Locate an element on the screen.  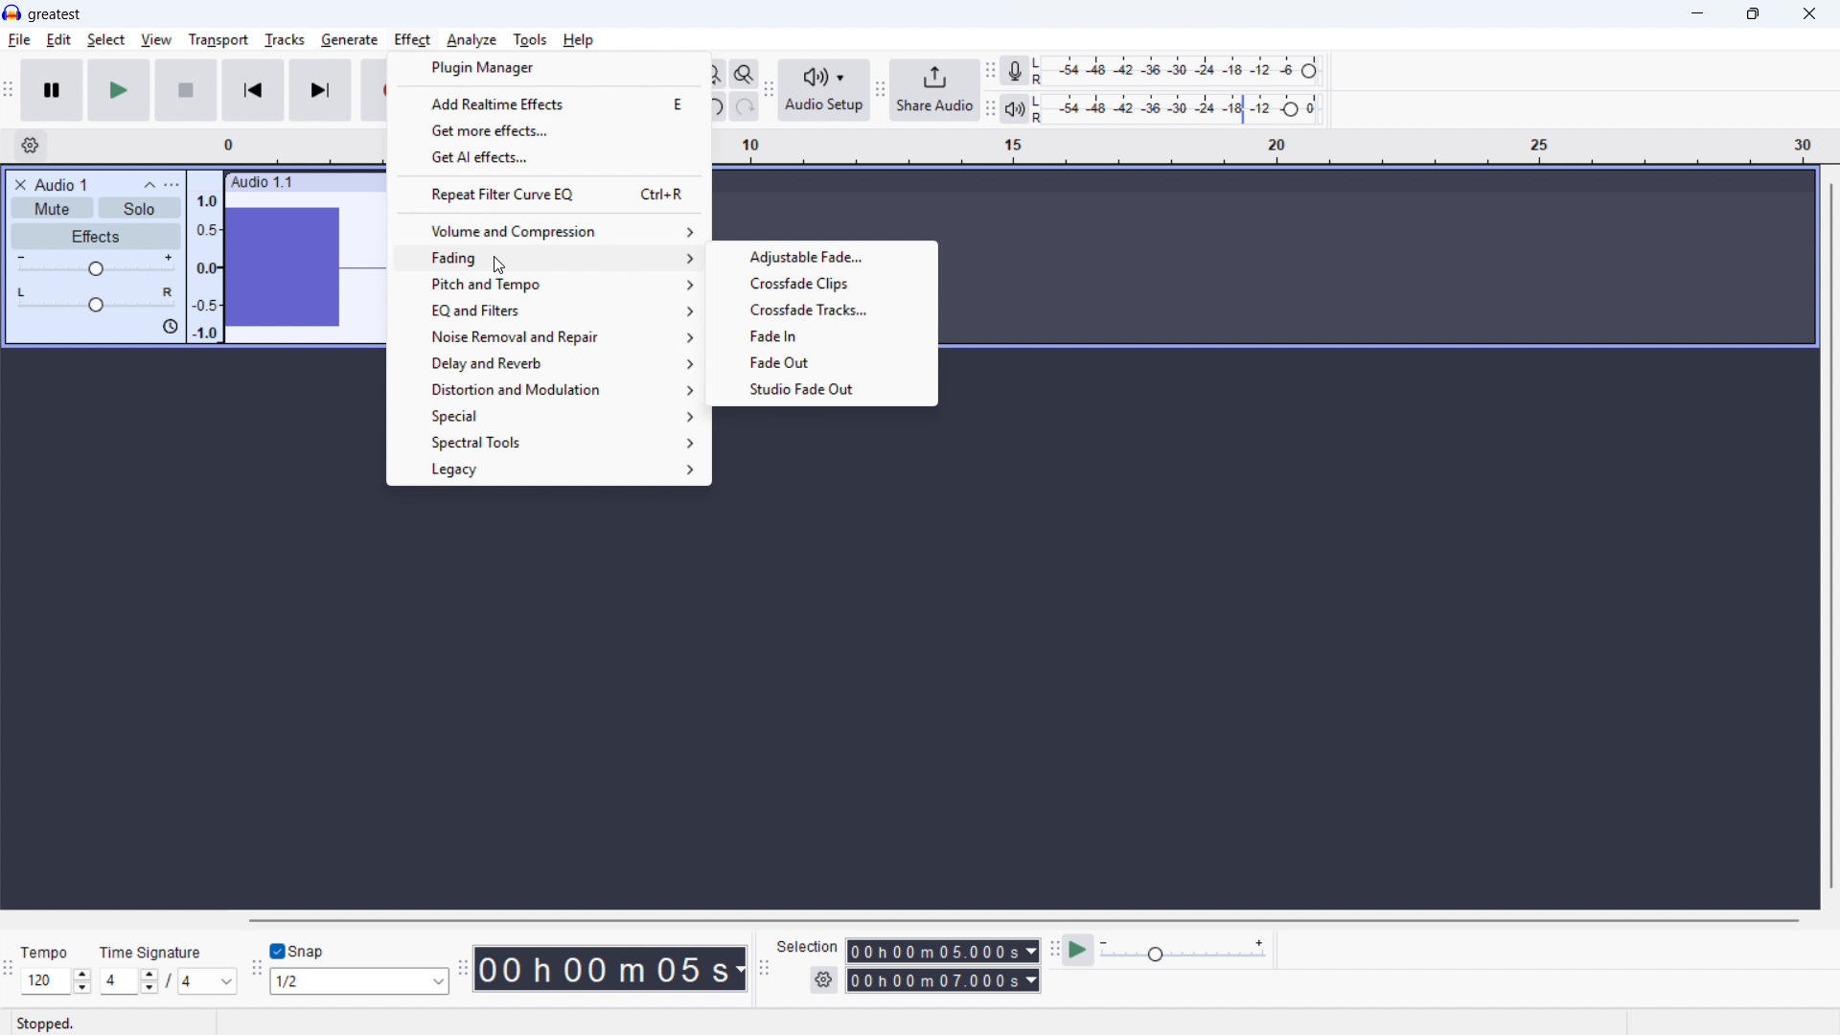
Share audio  is located at coordinates (934, 90).